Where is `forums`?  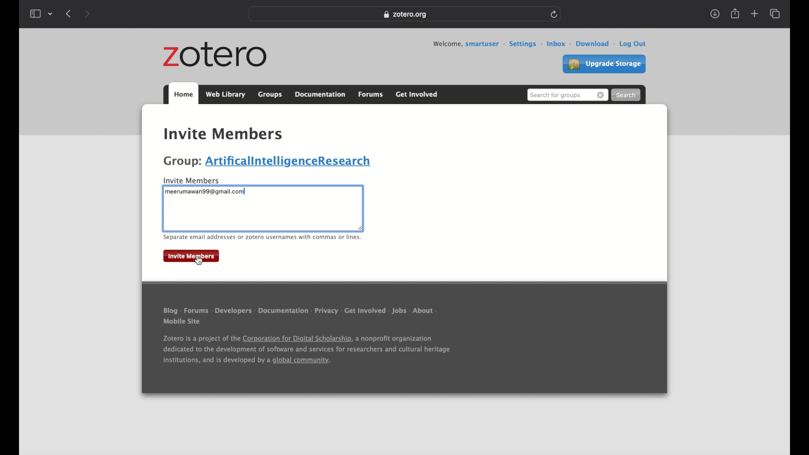
forums is located at coordinates (371, 95).